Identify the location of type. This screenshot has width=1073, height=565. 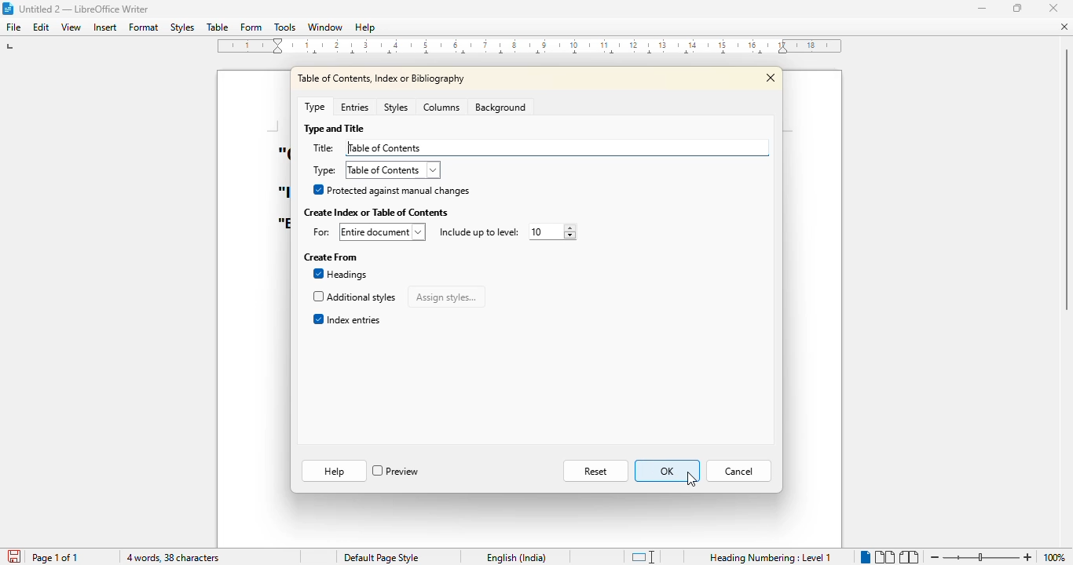
(314, 106).